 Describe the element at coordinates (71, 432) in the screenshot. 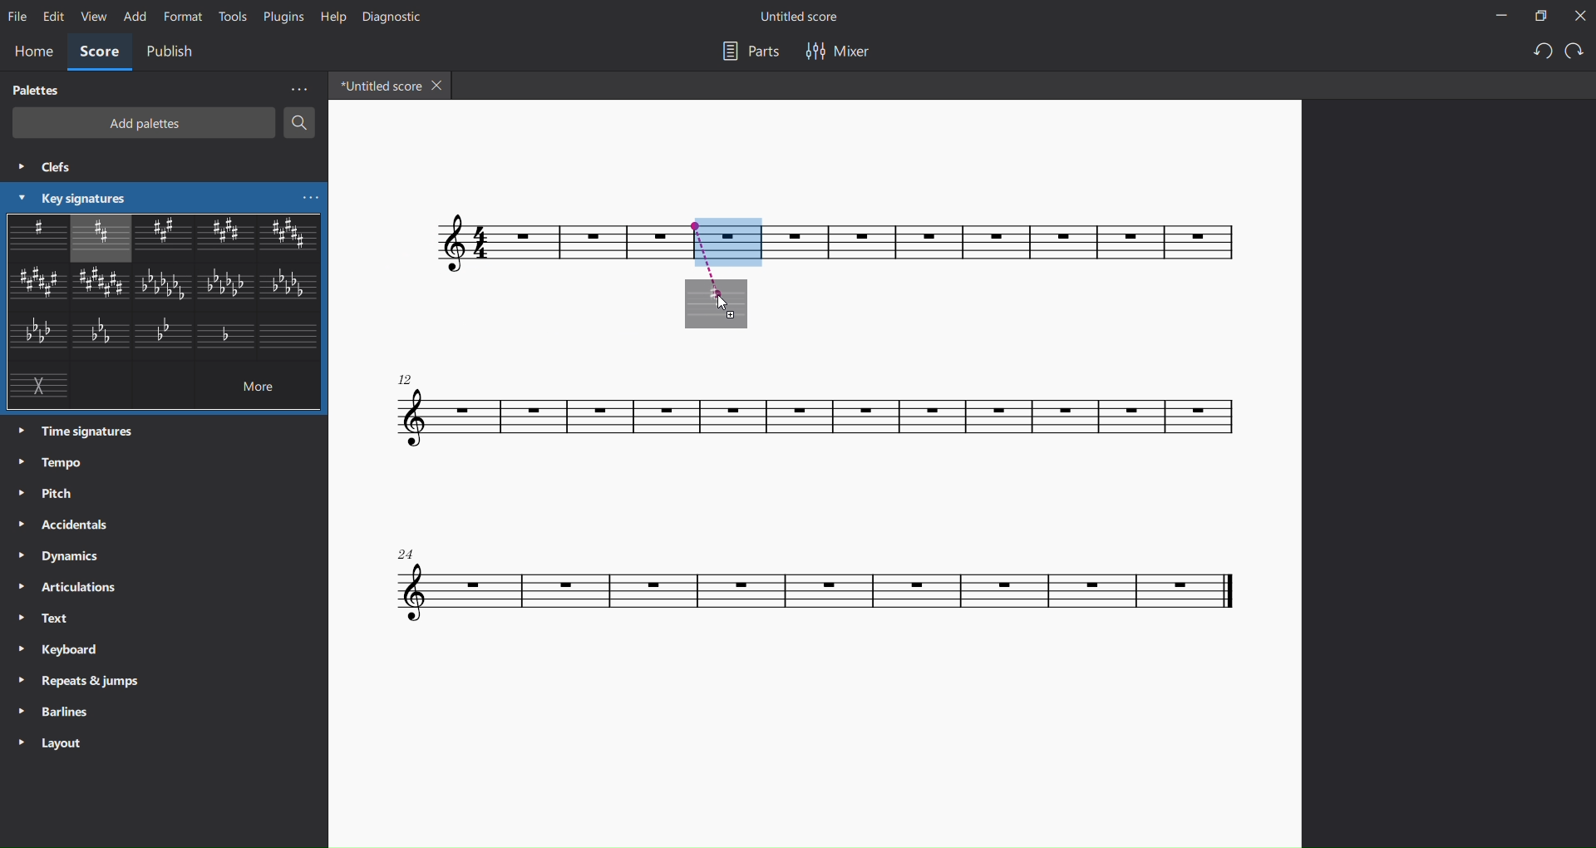

I see `time signatures` at that location.